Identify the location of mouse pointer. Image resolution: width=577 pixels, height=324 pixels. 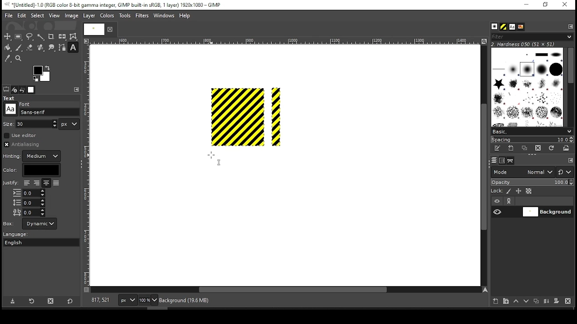
(214, 156).